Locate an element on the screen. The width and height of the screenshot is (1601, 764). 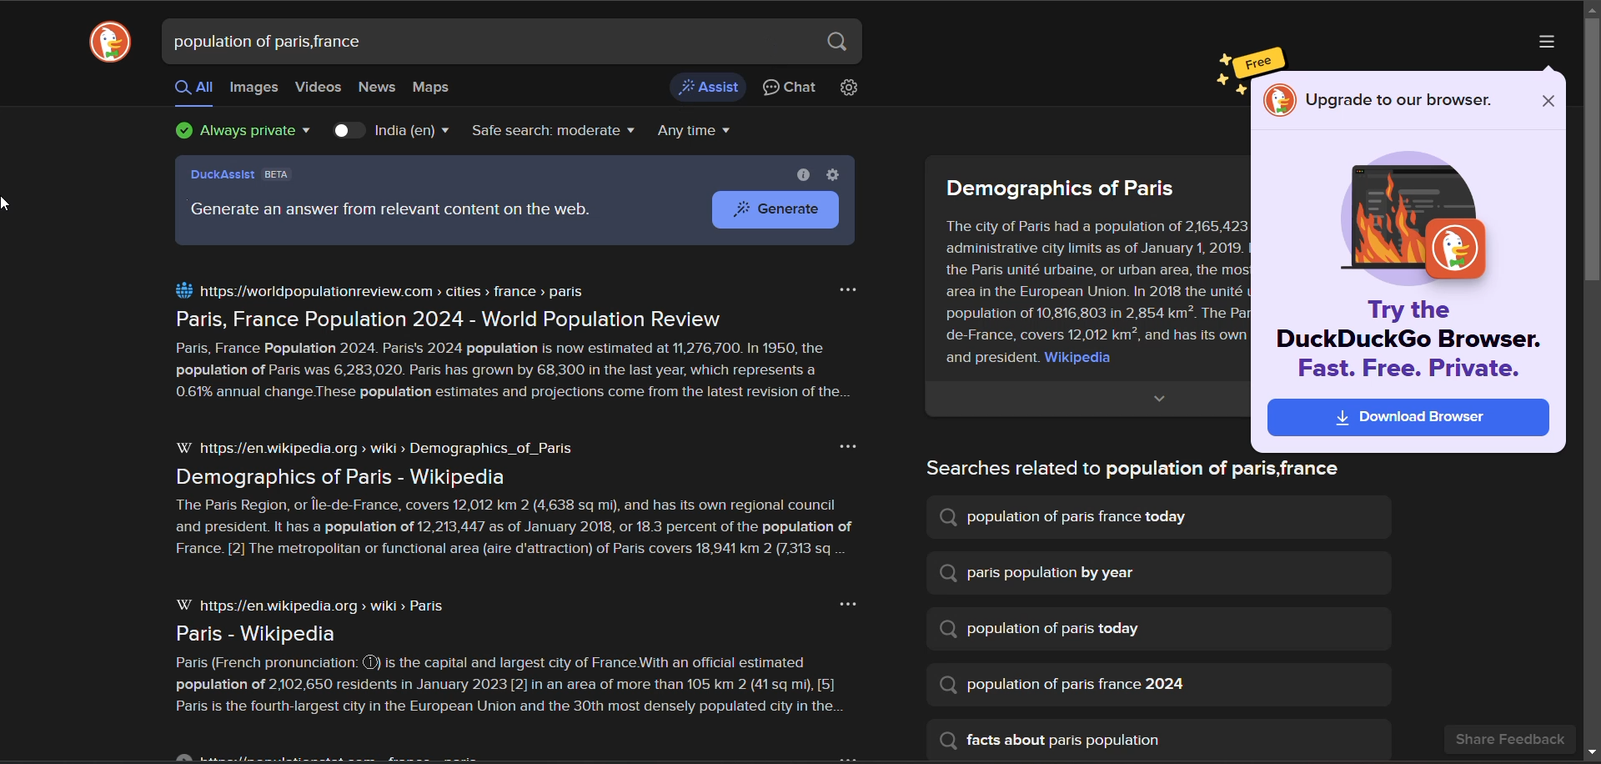
population of paris france today is located at coordinates (1065, 517).